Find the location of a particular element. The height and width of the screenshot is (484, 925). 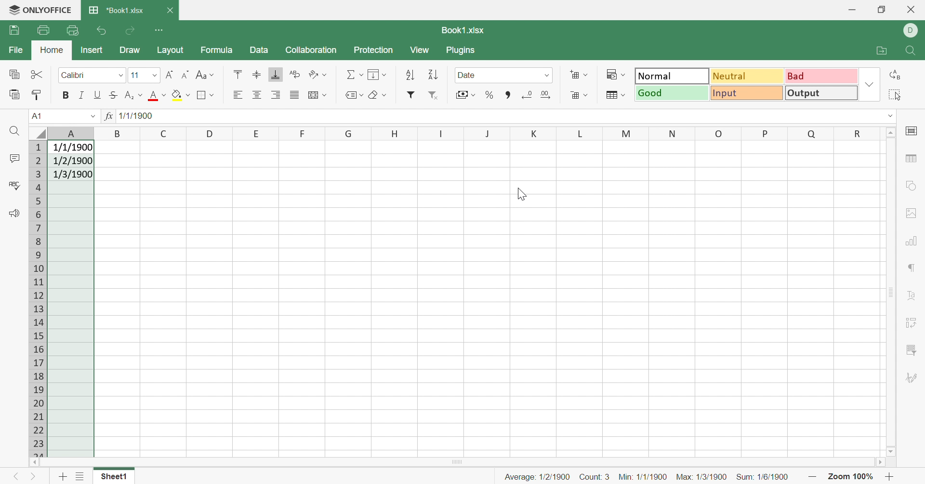

Quick print is located at coordinates (74, 30).